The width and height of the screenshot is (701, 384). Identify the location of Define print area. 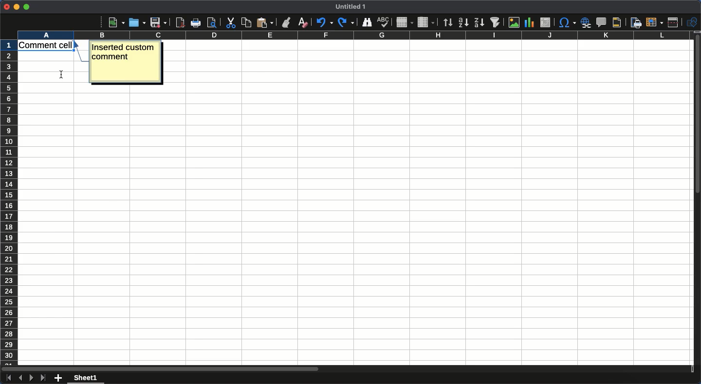
(636, 22).